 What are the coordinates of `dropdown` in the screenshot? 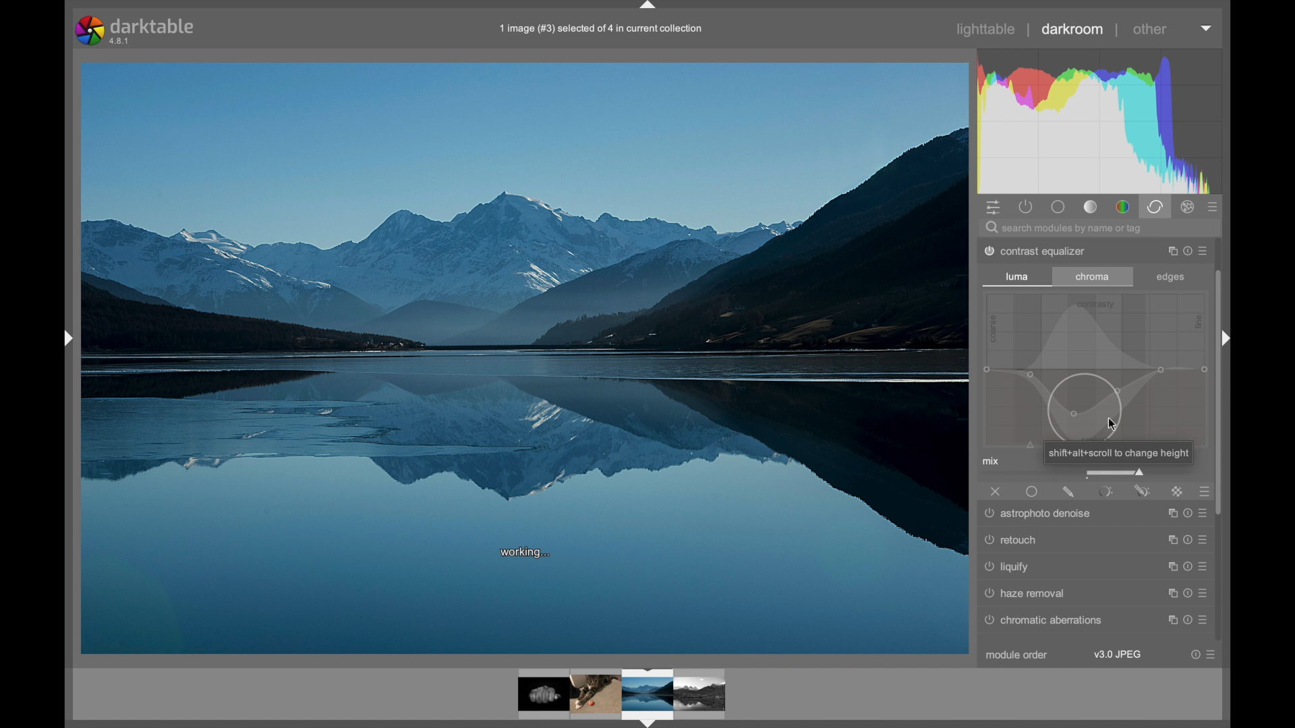 It's located at (1207, 28).